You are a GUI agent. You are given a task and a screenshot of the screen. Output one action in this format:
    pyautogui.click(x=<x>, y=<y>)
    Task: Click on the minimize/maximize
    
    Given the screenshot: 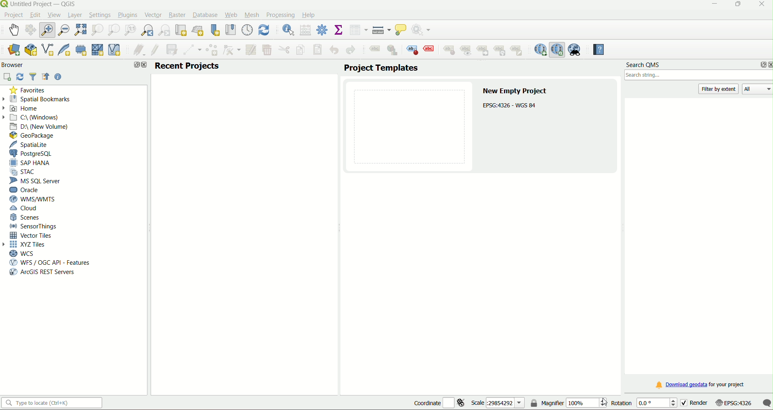 What is the action you would take?
    pyautogui.click(x=737, y=5)
    